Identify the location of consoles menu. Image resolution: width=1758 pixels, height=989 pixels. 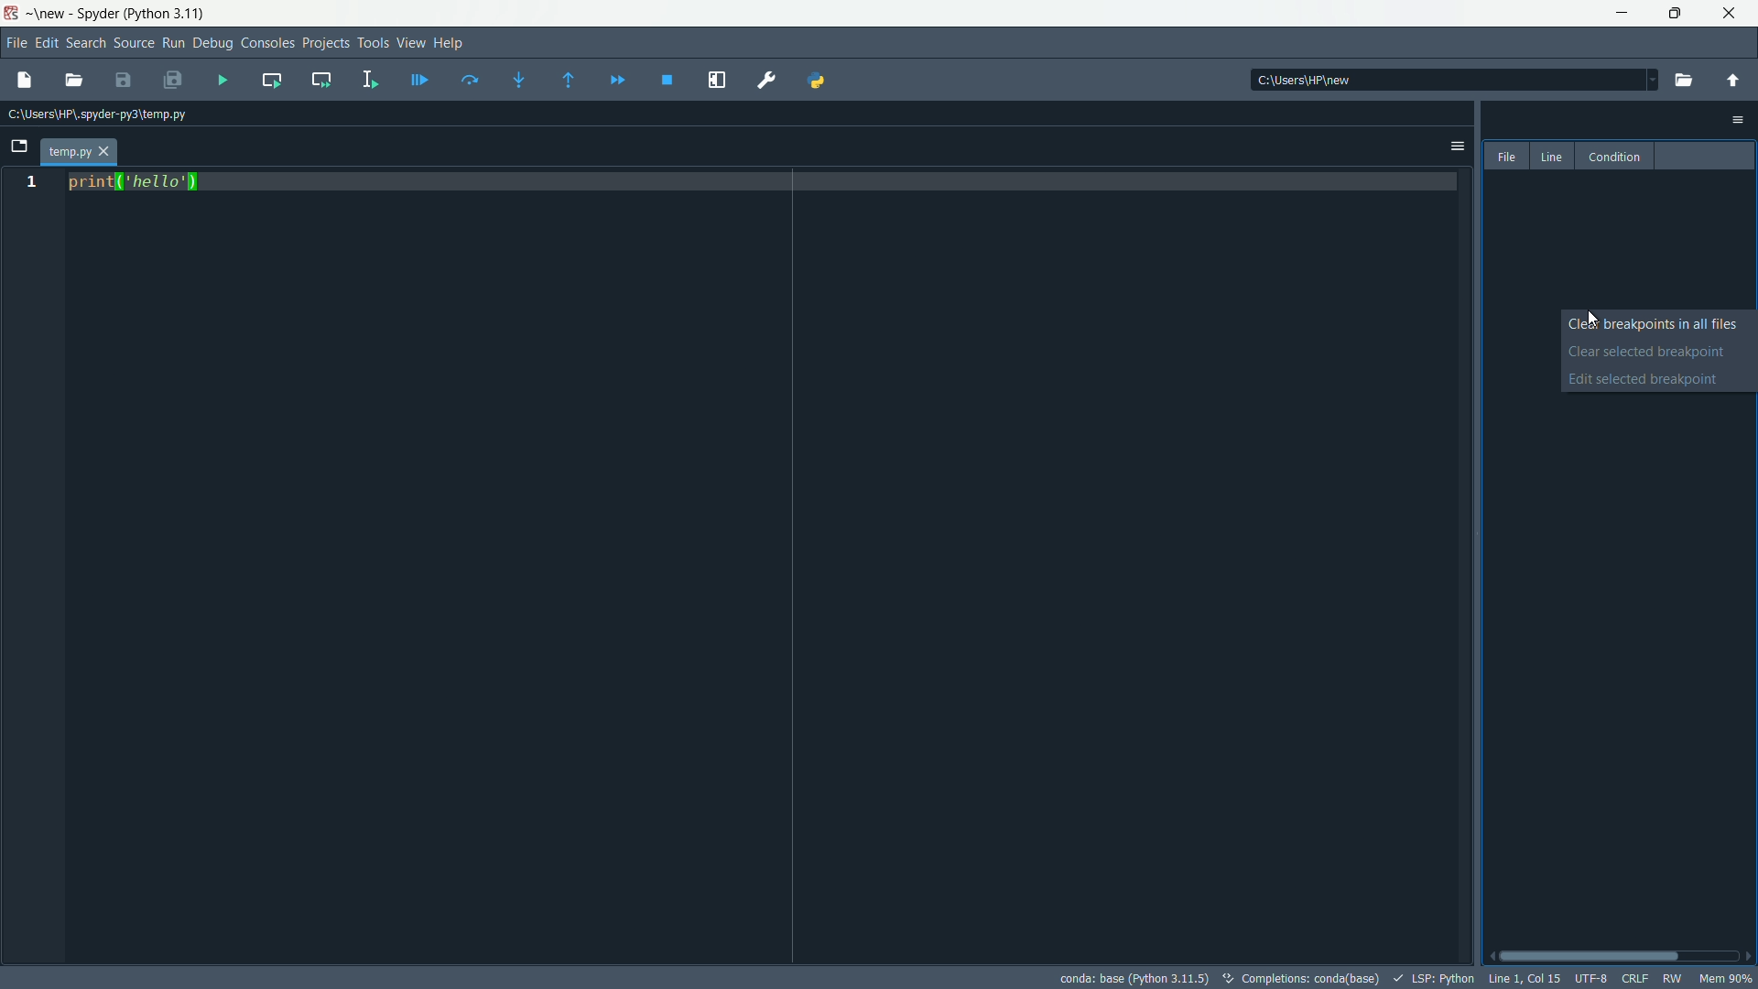
(266, 44).